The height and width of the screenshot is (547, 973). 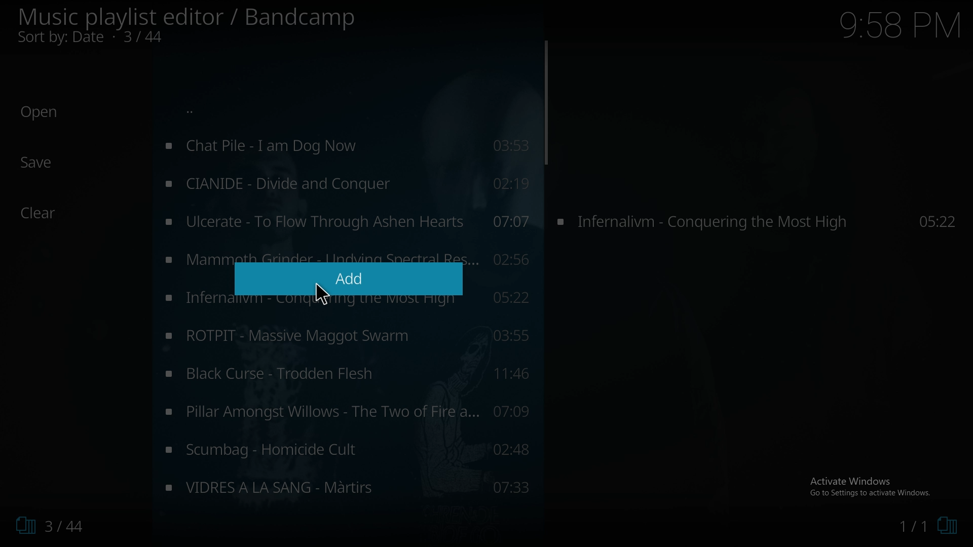 What do you see at coordinates (545, 102) in the screenshot?
I see `scroll bar` at bounding box center [545, 102].